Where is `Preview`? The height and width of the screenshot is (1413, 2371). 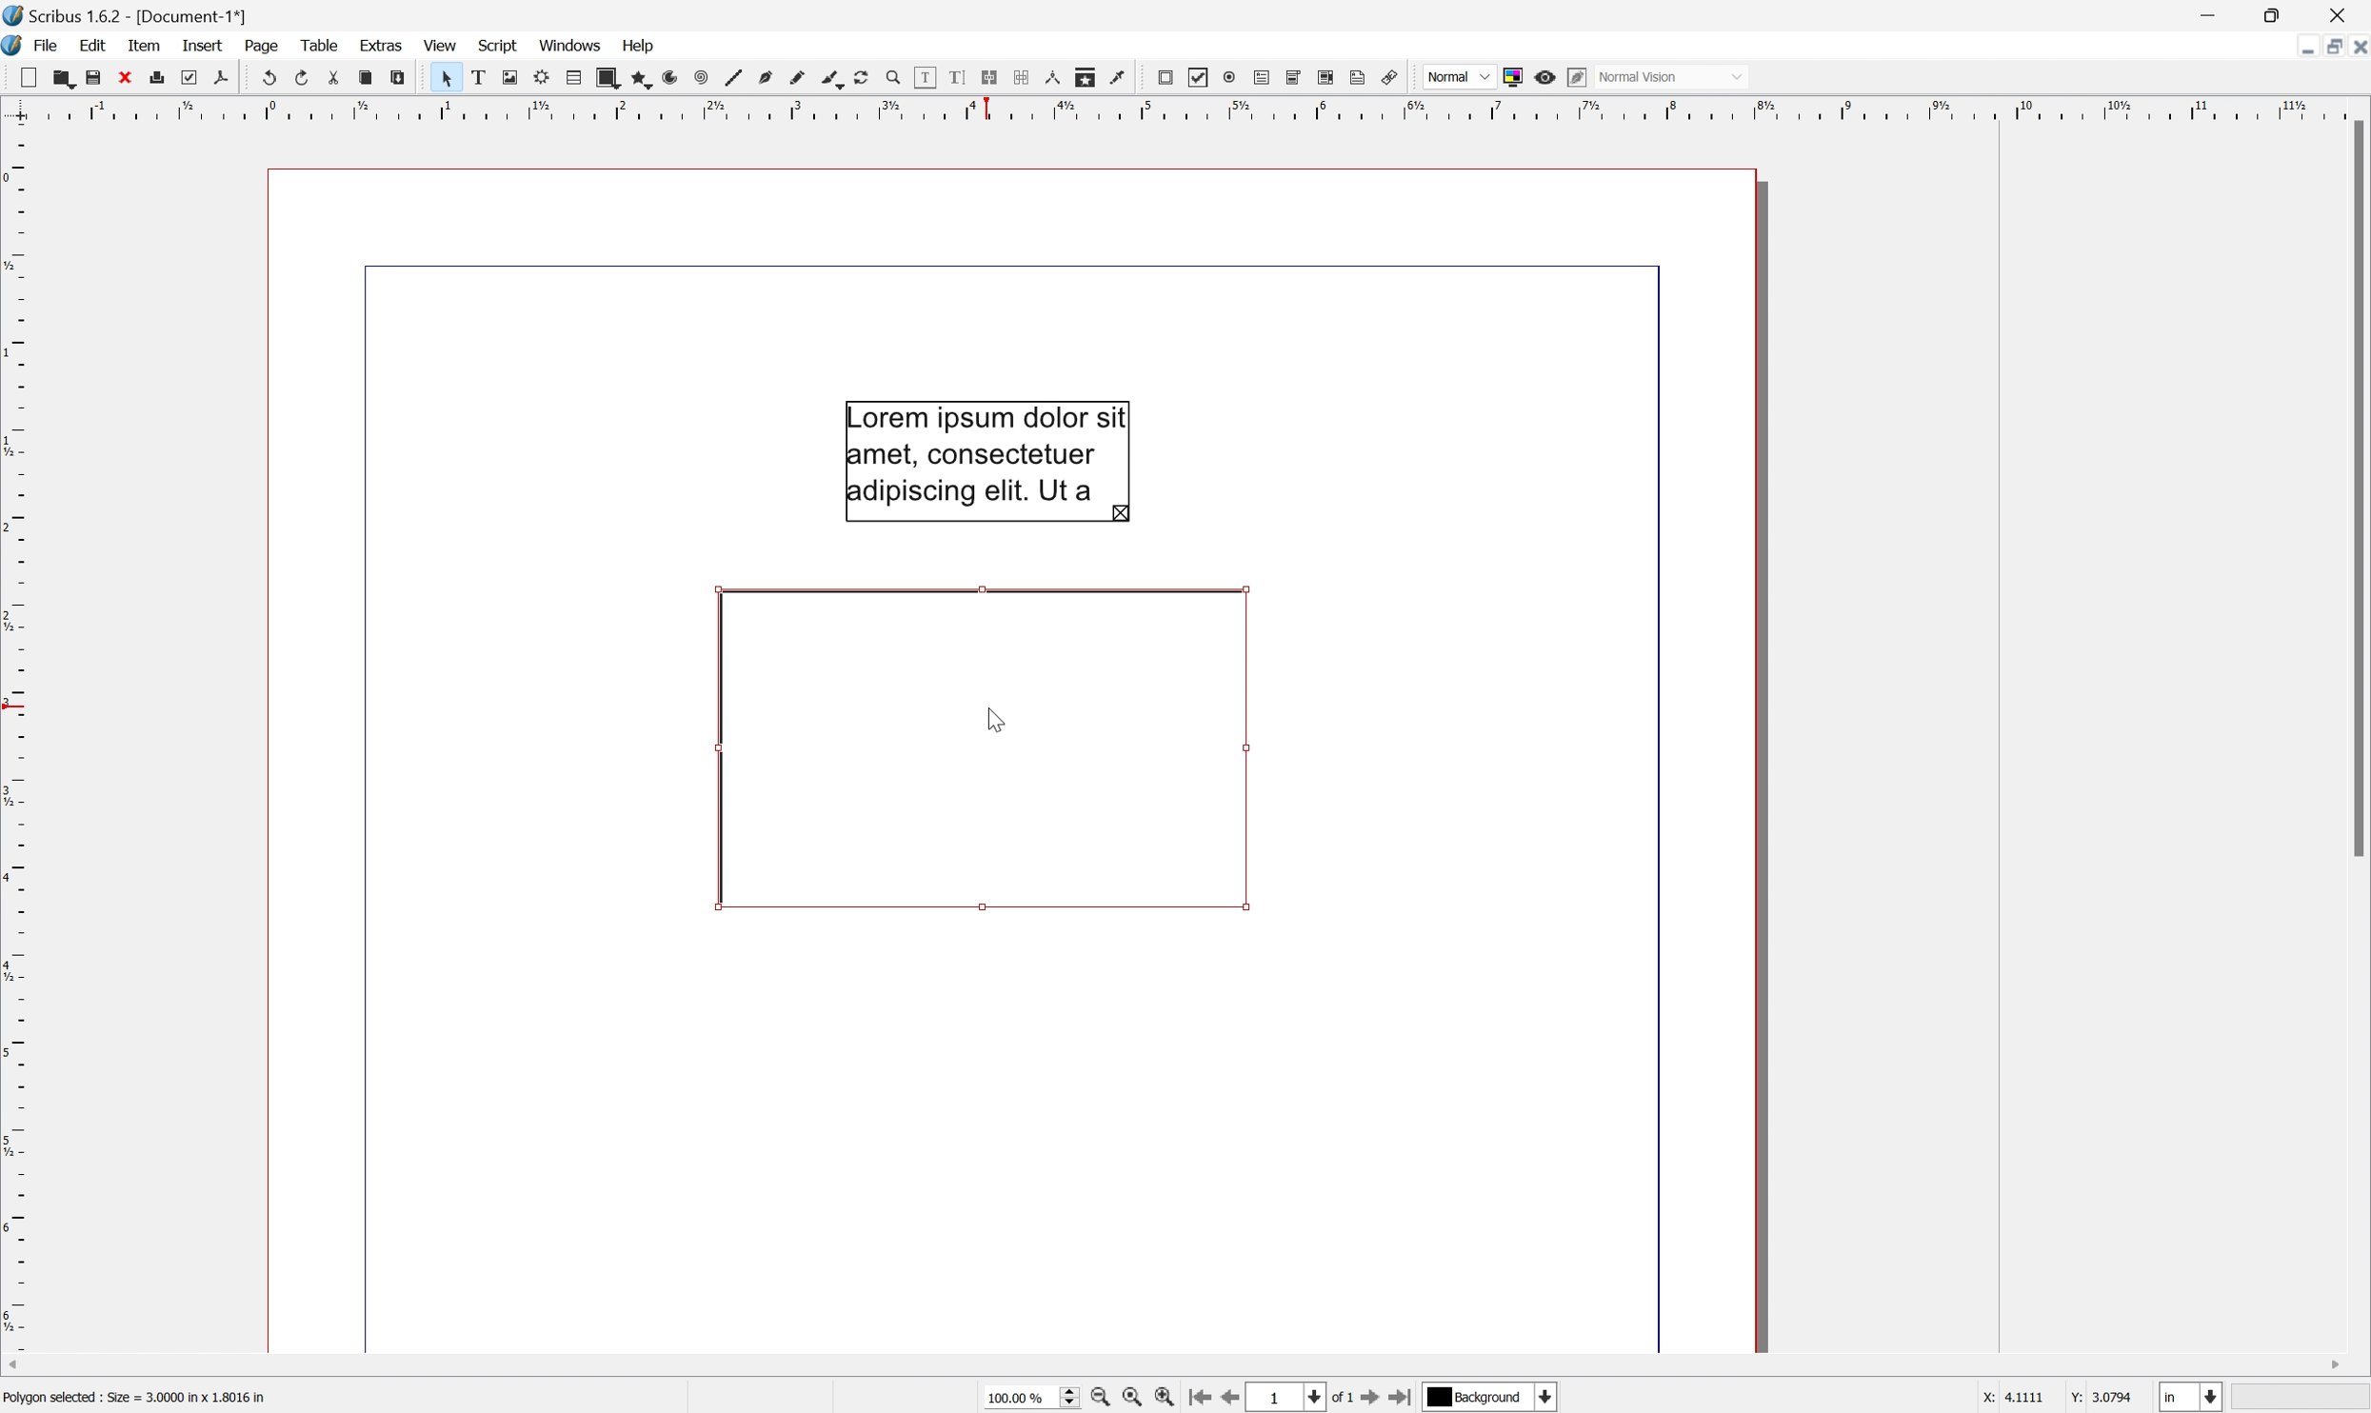
Preview is located at coordinates (1545, 76).